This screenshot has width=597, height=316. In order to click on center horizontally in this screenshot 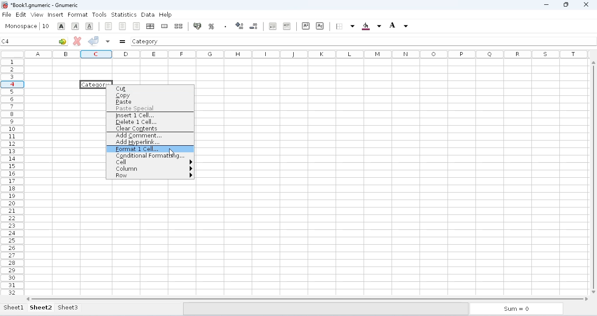, I will do `click(123, 26)`.